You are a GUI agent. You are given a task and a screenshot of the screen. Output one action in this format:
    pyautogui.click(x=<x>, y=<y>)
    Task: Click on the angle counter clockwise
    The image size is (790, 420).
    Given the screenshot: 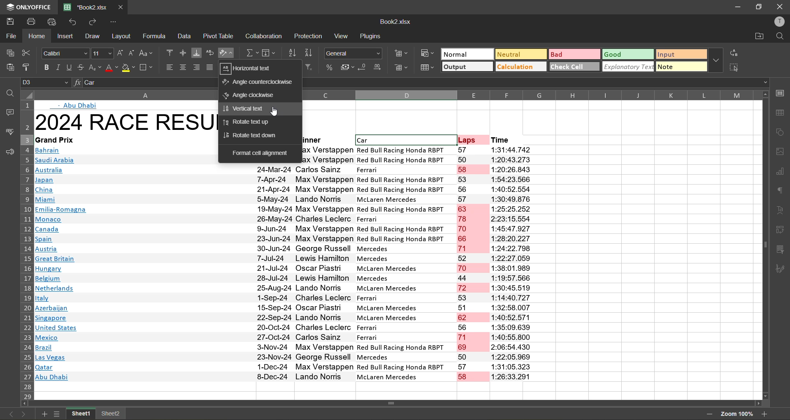 What is the action you would take?
    pyautogui.click(x=260, y=82)
    